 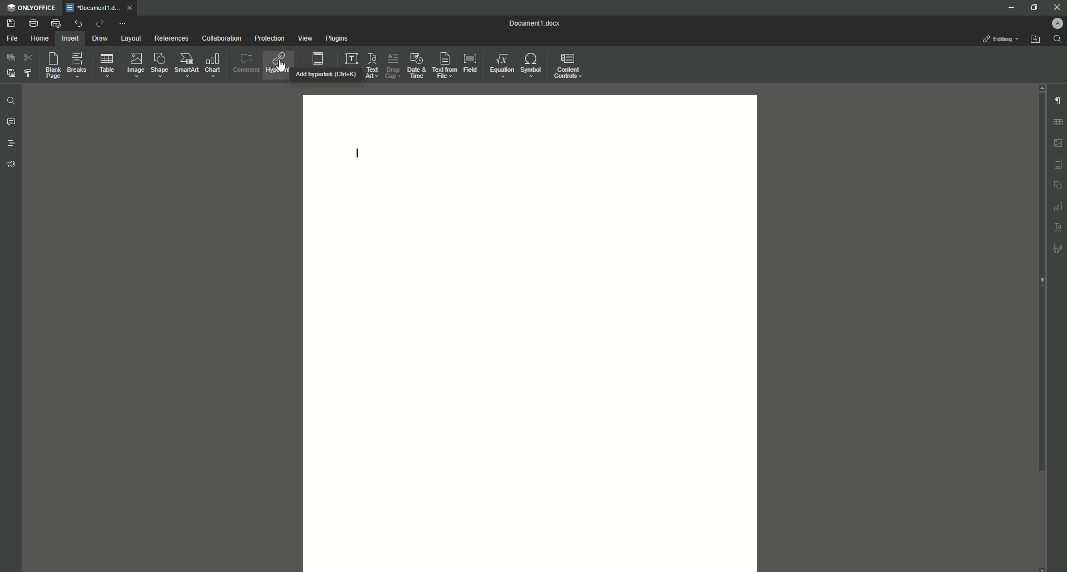 What do you see at coordinates (1058, 101) in the screenshot?
I see `Paragraph Settings` at bounding box center [1058, 101].